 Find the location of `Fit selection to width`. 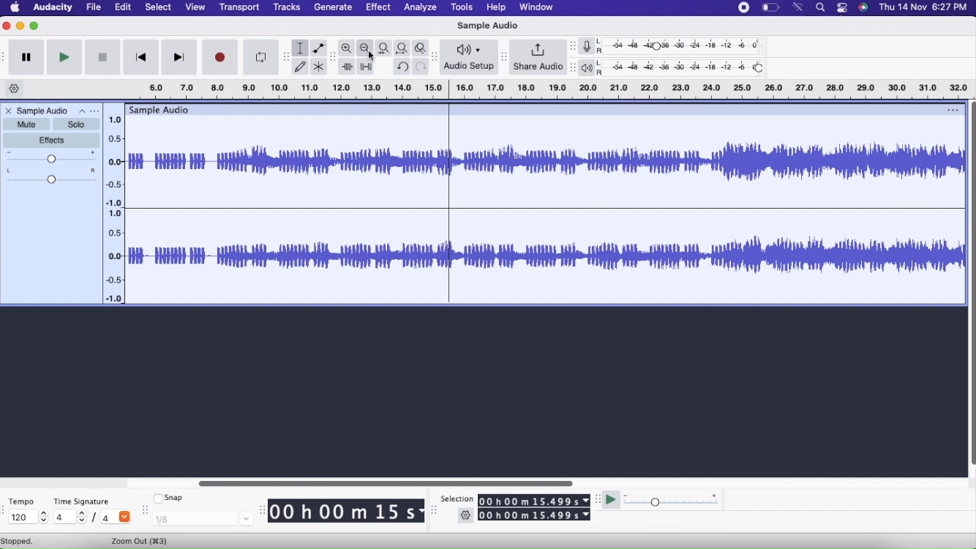

Fit selection to width is located at coordinates (385, 48).